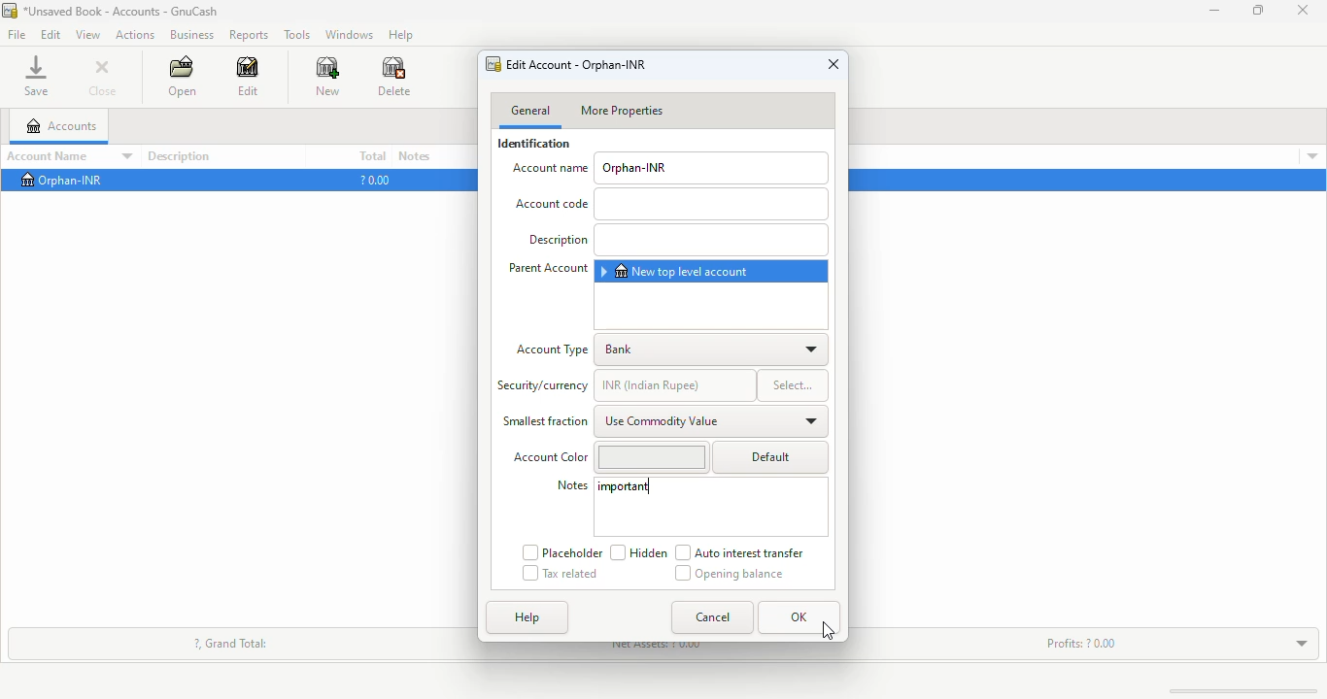  I want to click on tax related, so click(561, 574).